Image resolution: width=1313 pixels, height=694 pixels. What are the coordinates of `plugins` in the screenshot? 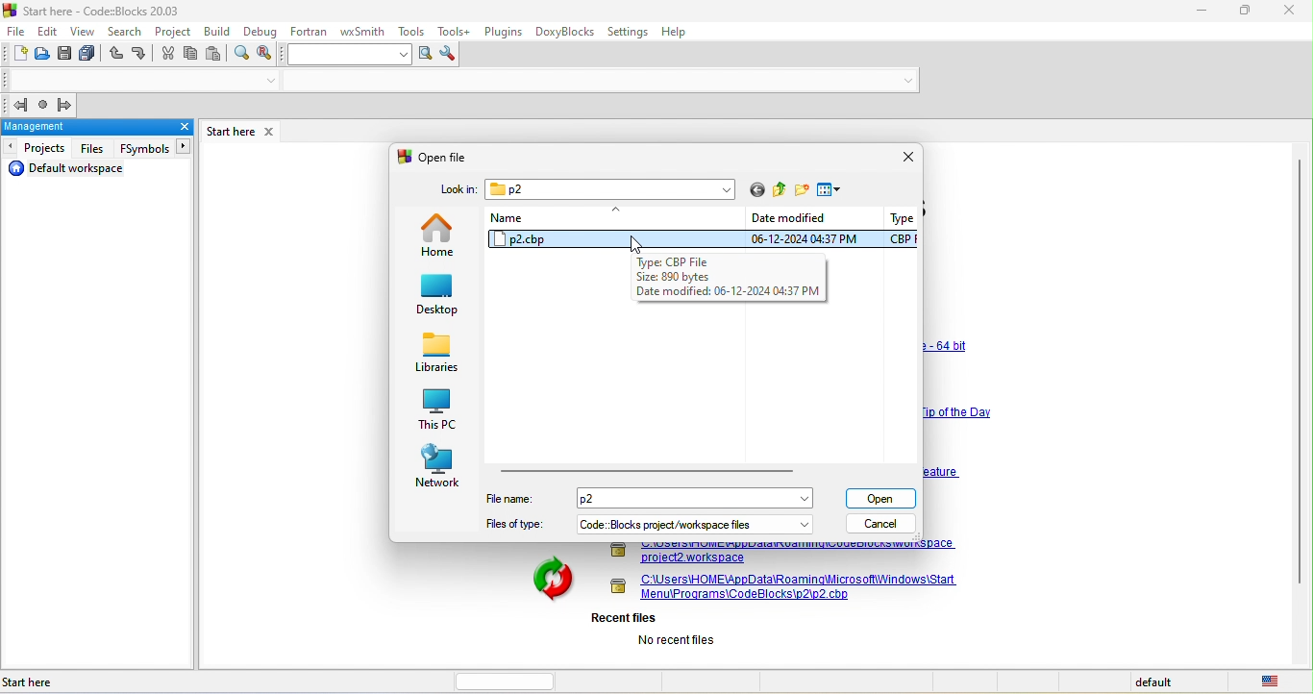 It's located at (504, 34).